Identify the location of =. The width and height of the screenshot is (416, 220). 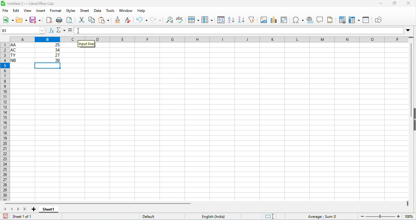
(70, 30).